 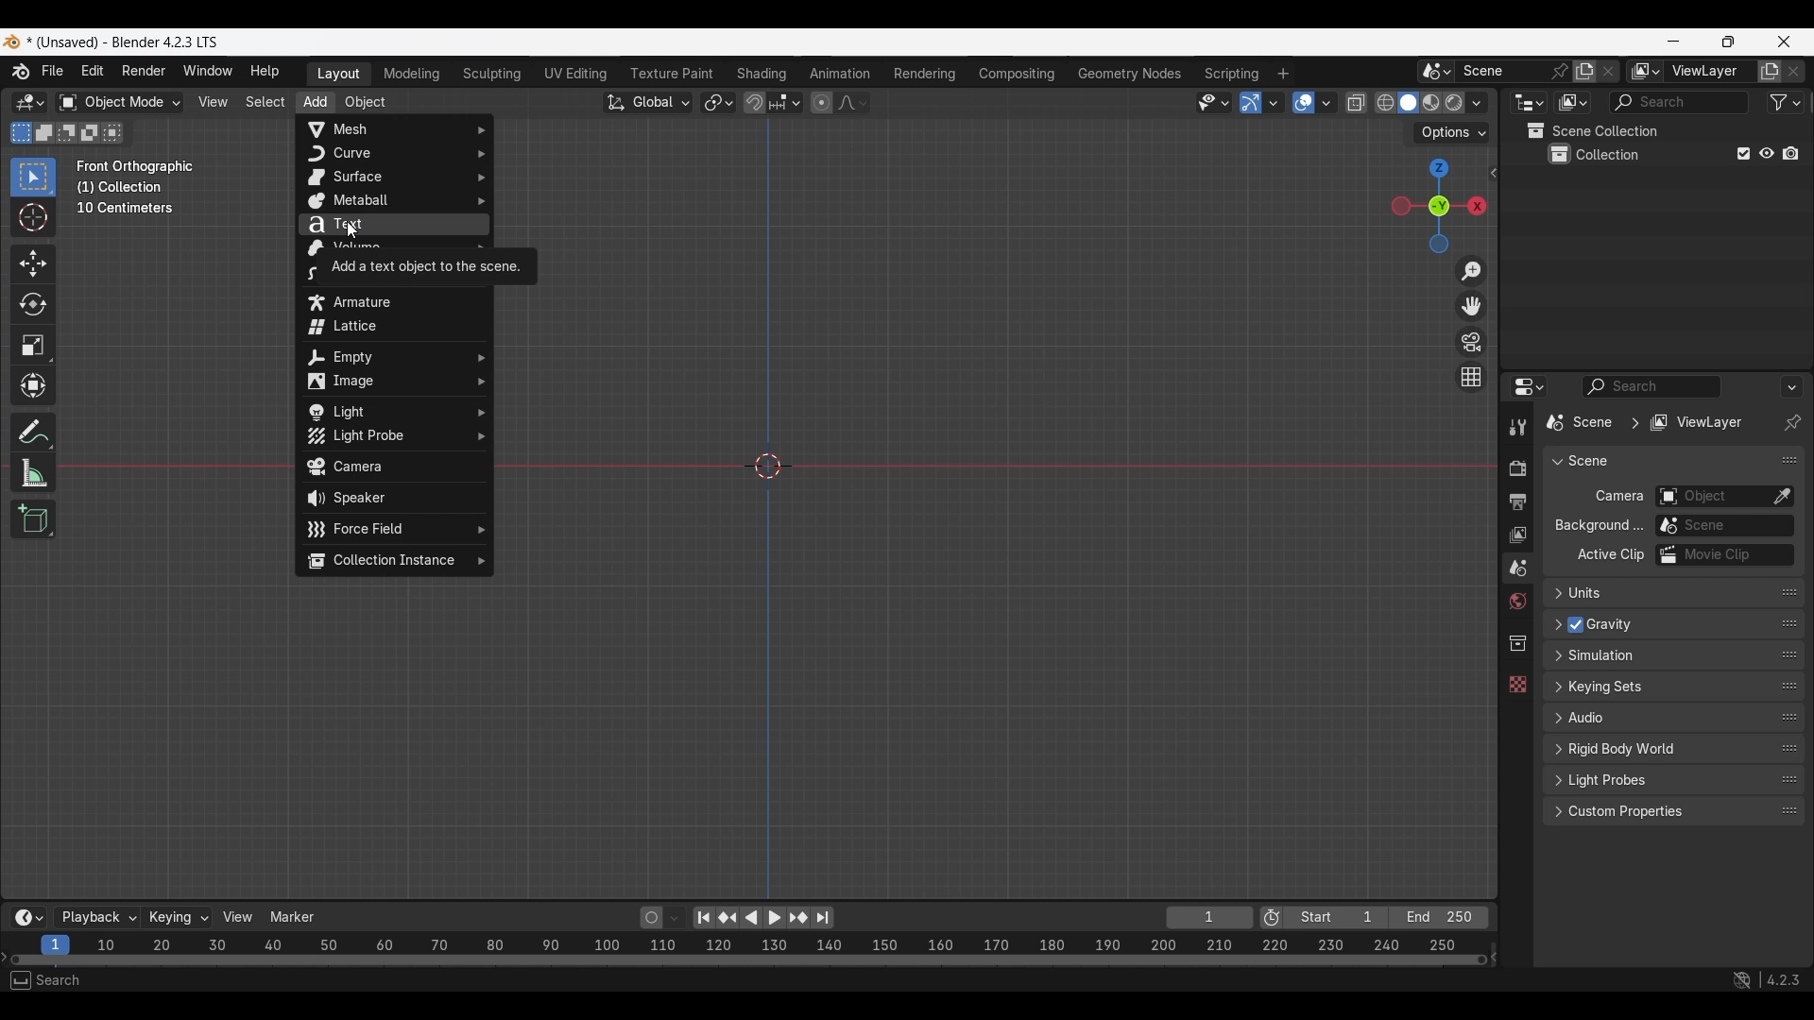 I want to click on Shading workspace , so click(x=763, y=74).